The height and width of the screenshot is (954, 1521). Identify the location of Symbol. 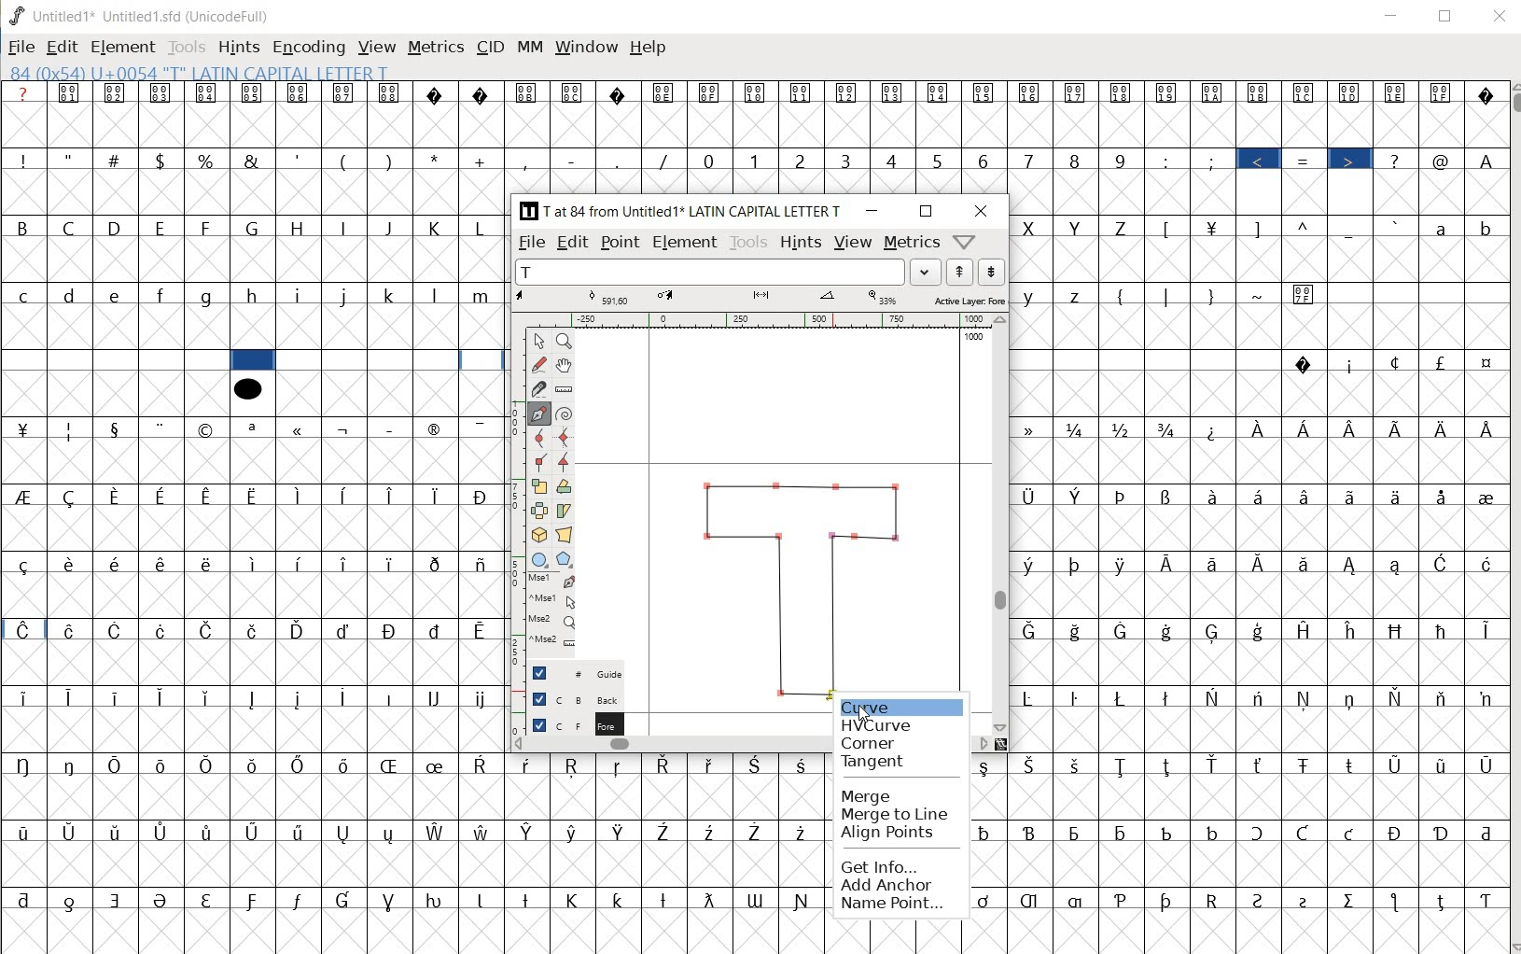
(1215, 765).